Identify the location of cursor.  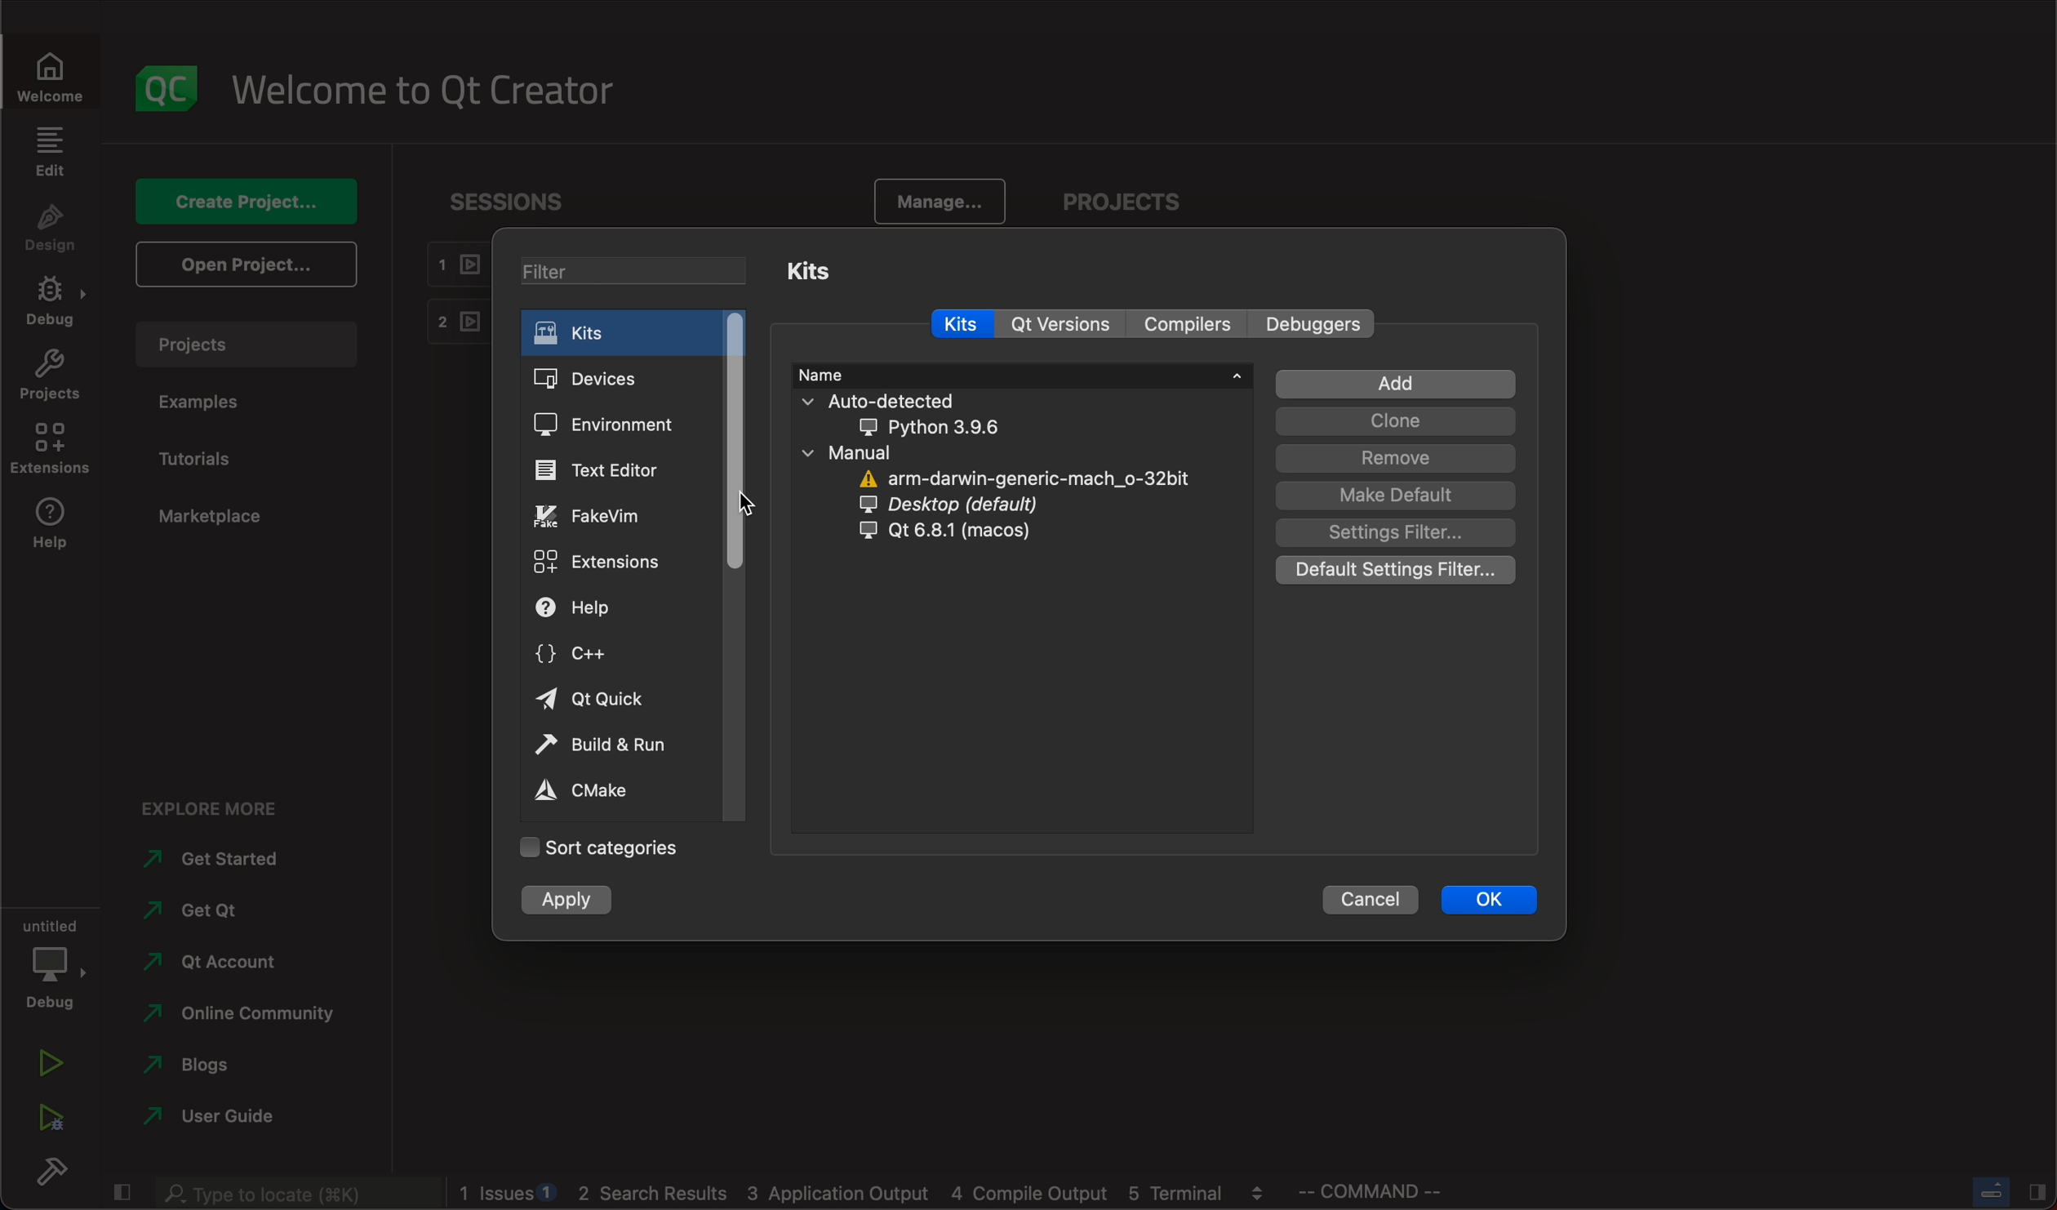
(751, 499).